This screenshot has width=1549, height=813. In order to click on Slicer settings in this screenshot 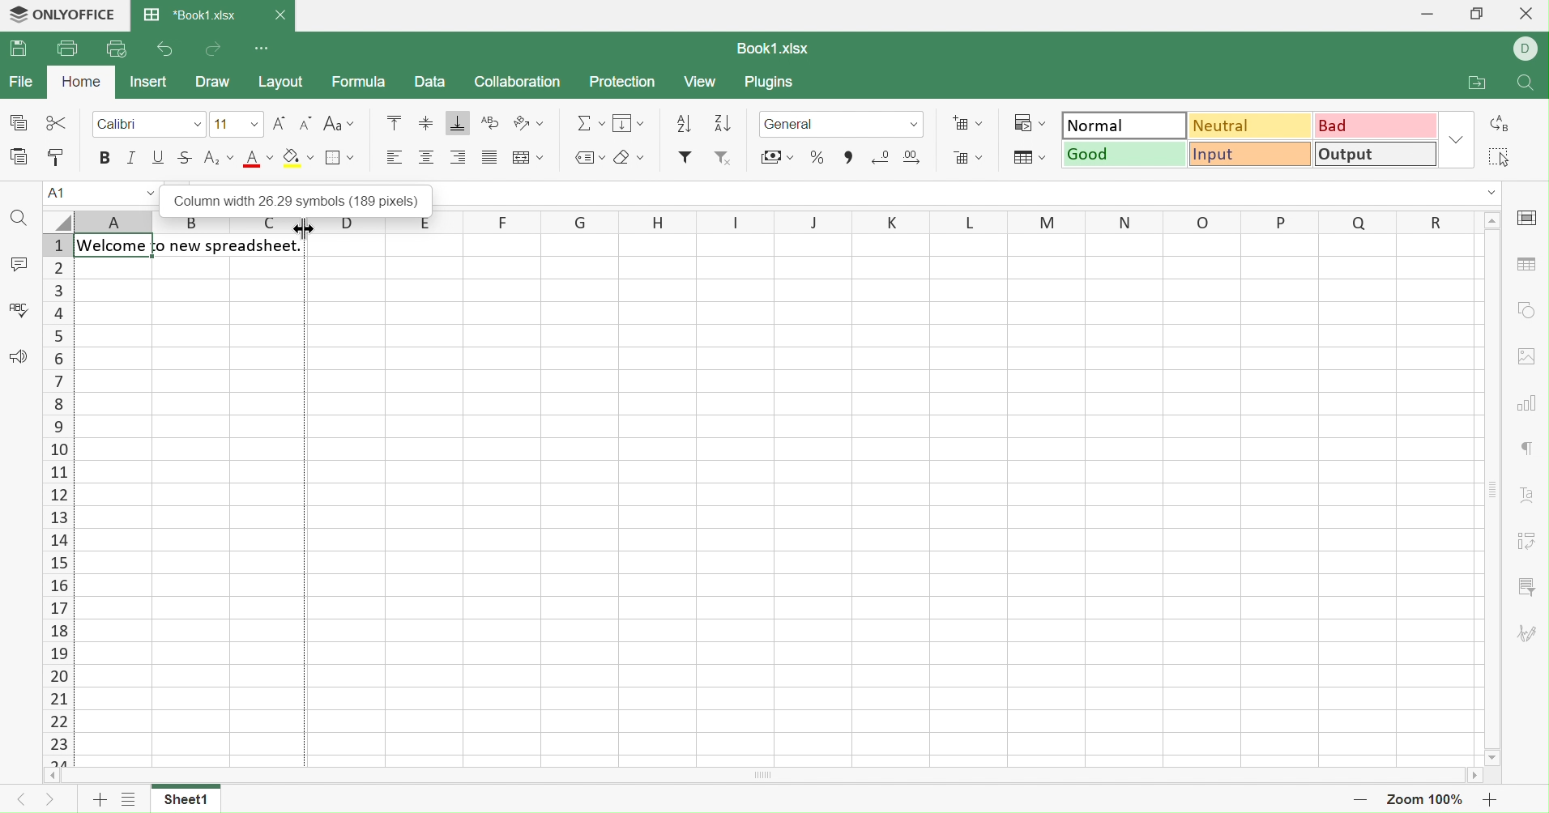, I will do `click(1526, 587)`.